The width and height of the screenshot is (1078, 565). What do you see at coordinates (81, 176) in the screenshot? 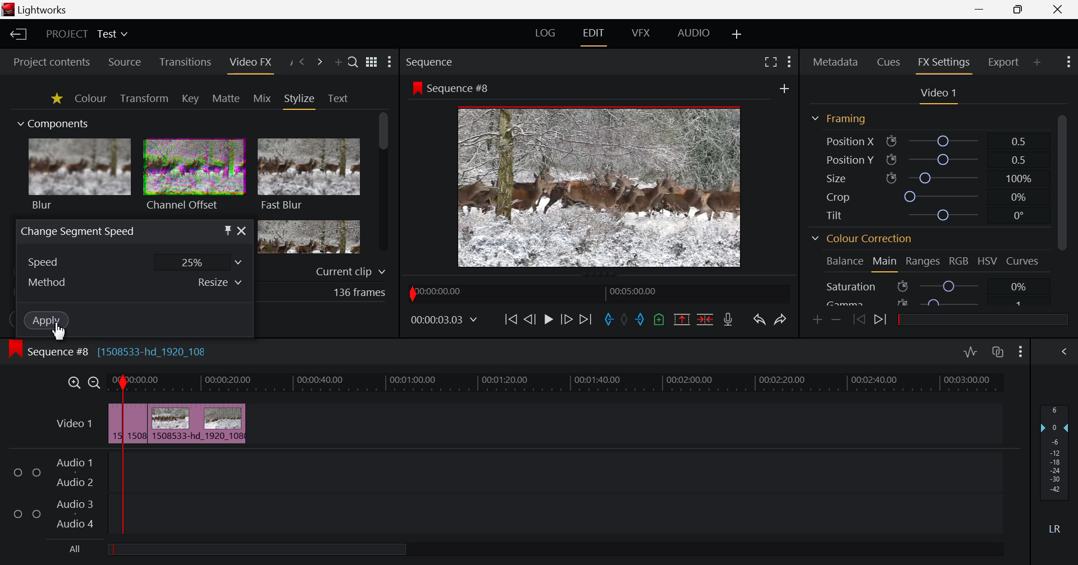
I see `blur` at bounding box center [81, 176].